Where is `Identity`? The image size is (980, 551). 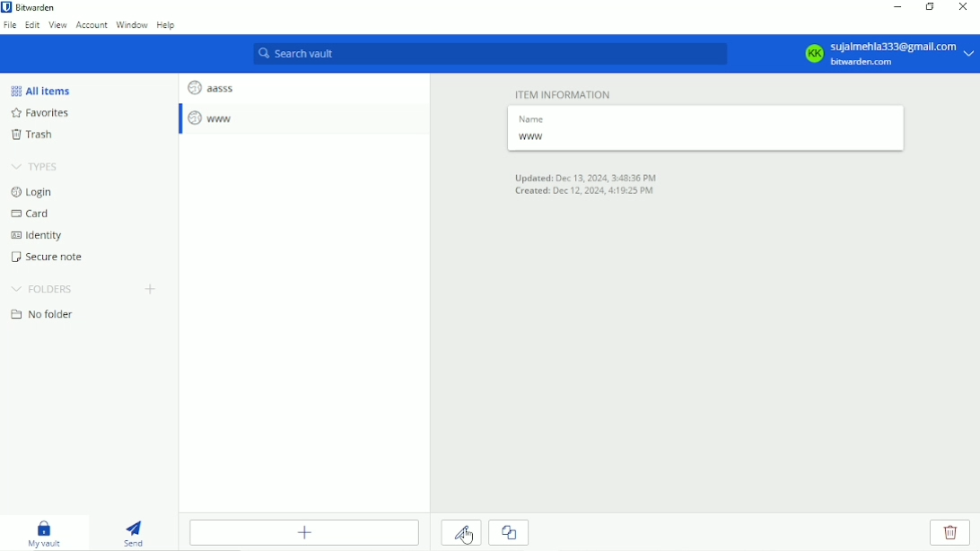 Identity is located at coordinates (36, 236).